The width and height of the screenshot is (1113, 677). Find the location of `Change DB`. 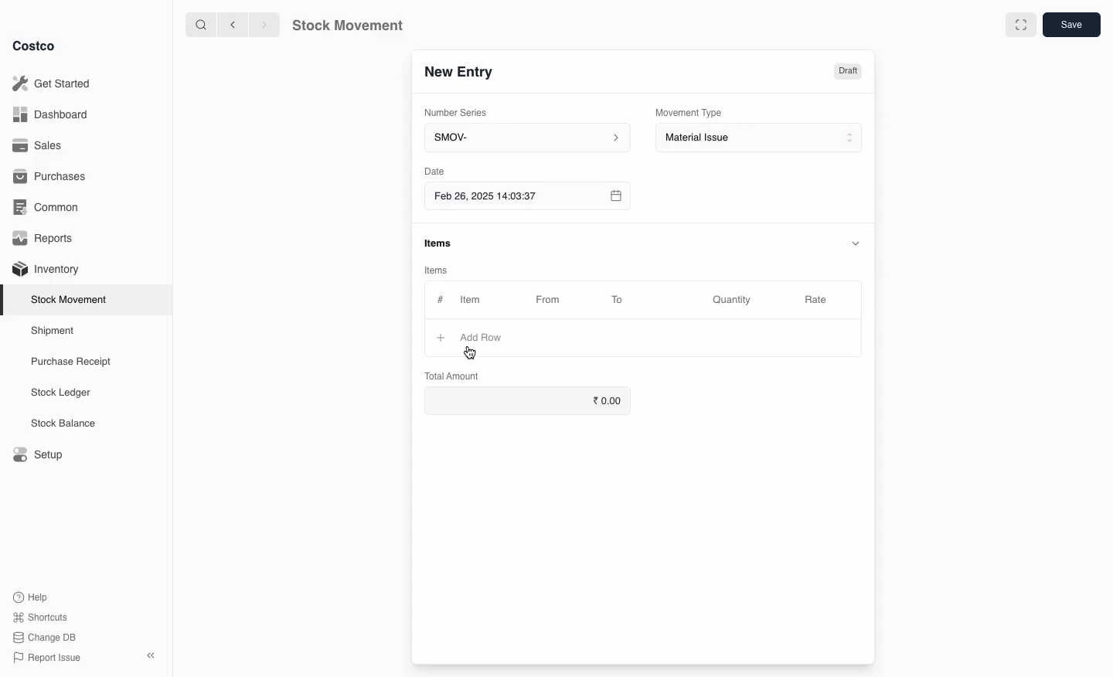

Change DB is located at coordinates (45, 638).